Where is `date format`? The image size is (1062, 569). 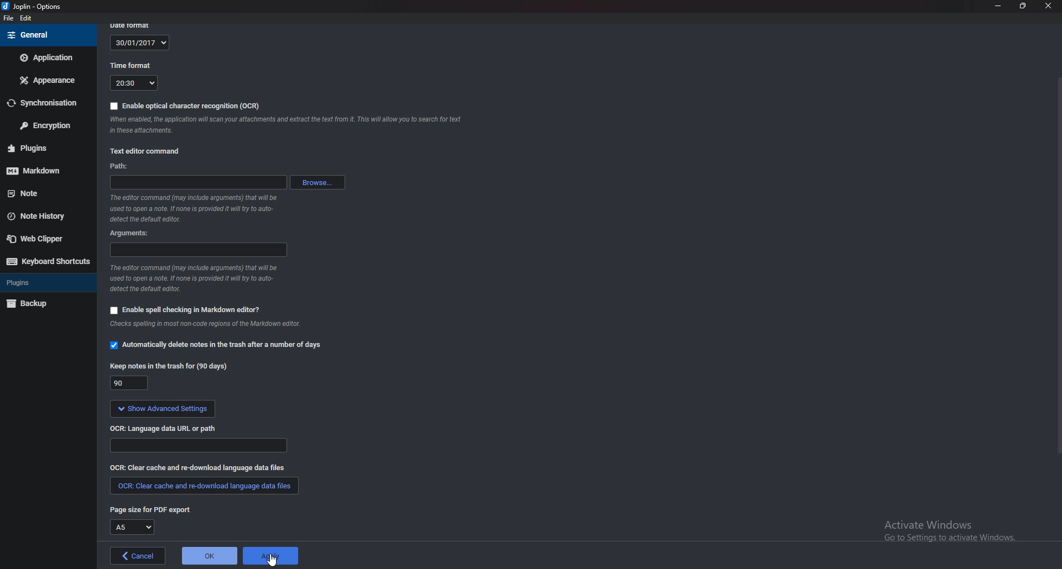
date format is located at coordinates (143, 27).